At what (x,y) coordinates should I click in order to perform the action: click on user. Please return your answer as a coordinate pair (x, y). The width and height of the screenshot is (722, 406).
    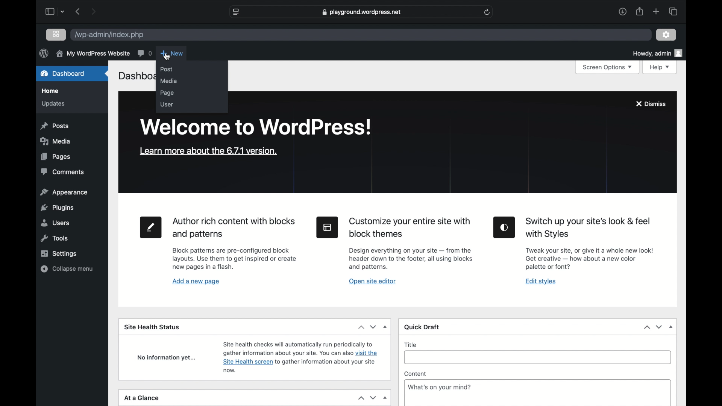
    Looking at the image, I should click on (167, 105).